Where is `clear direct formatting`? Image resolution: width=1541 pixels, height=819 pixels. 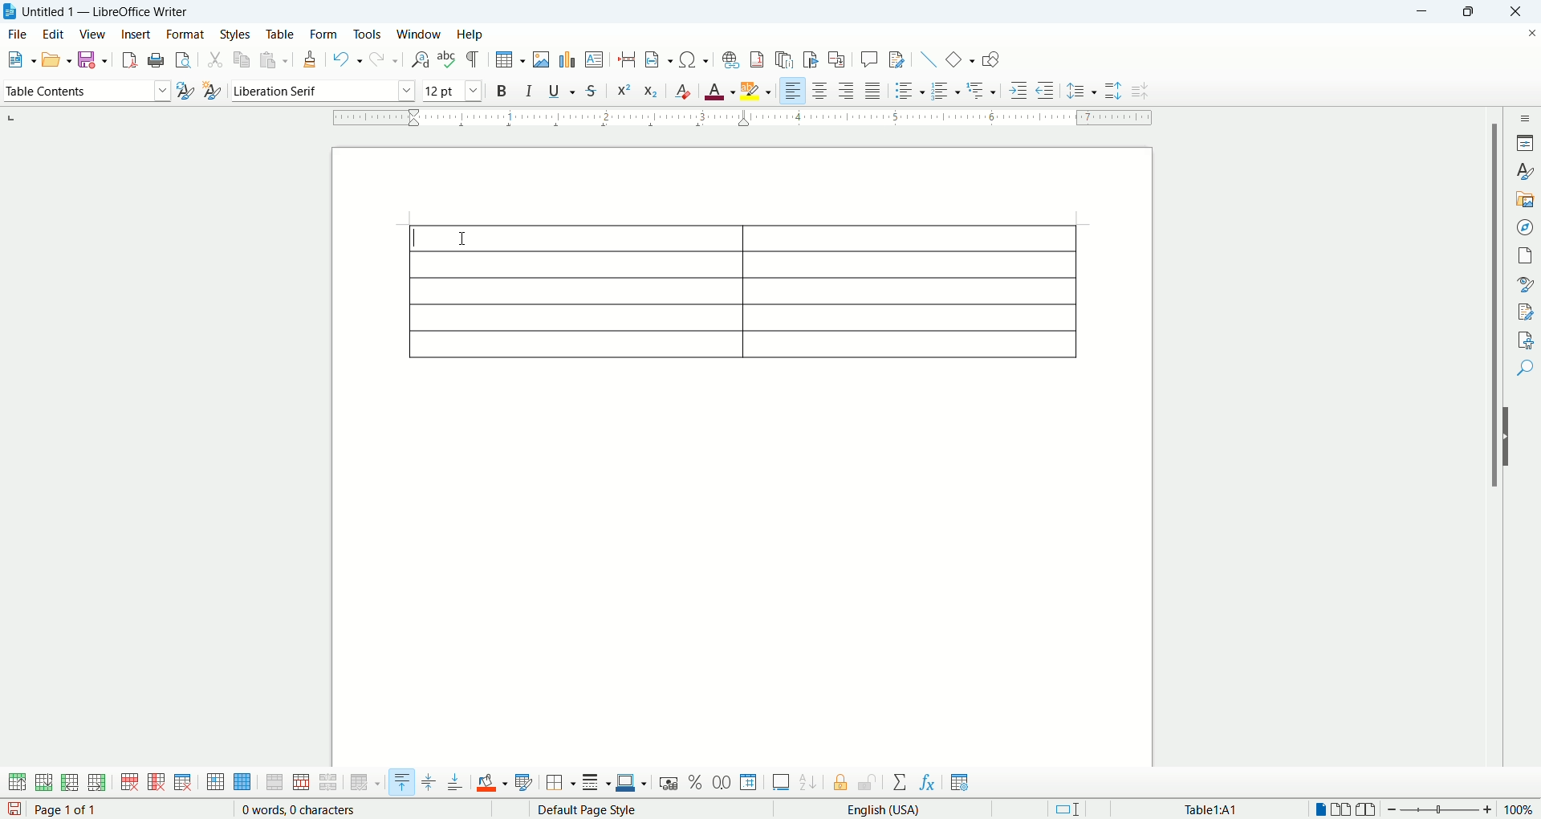 clear direct formatting is located at coordinates (682, 88).